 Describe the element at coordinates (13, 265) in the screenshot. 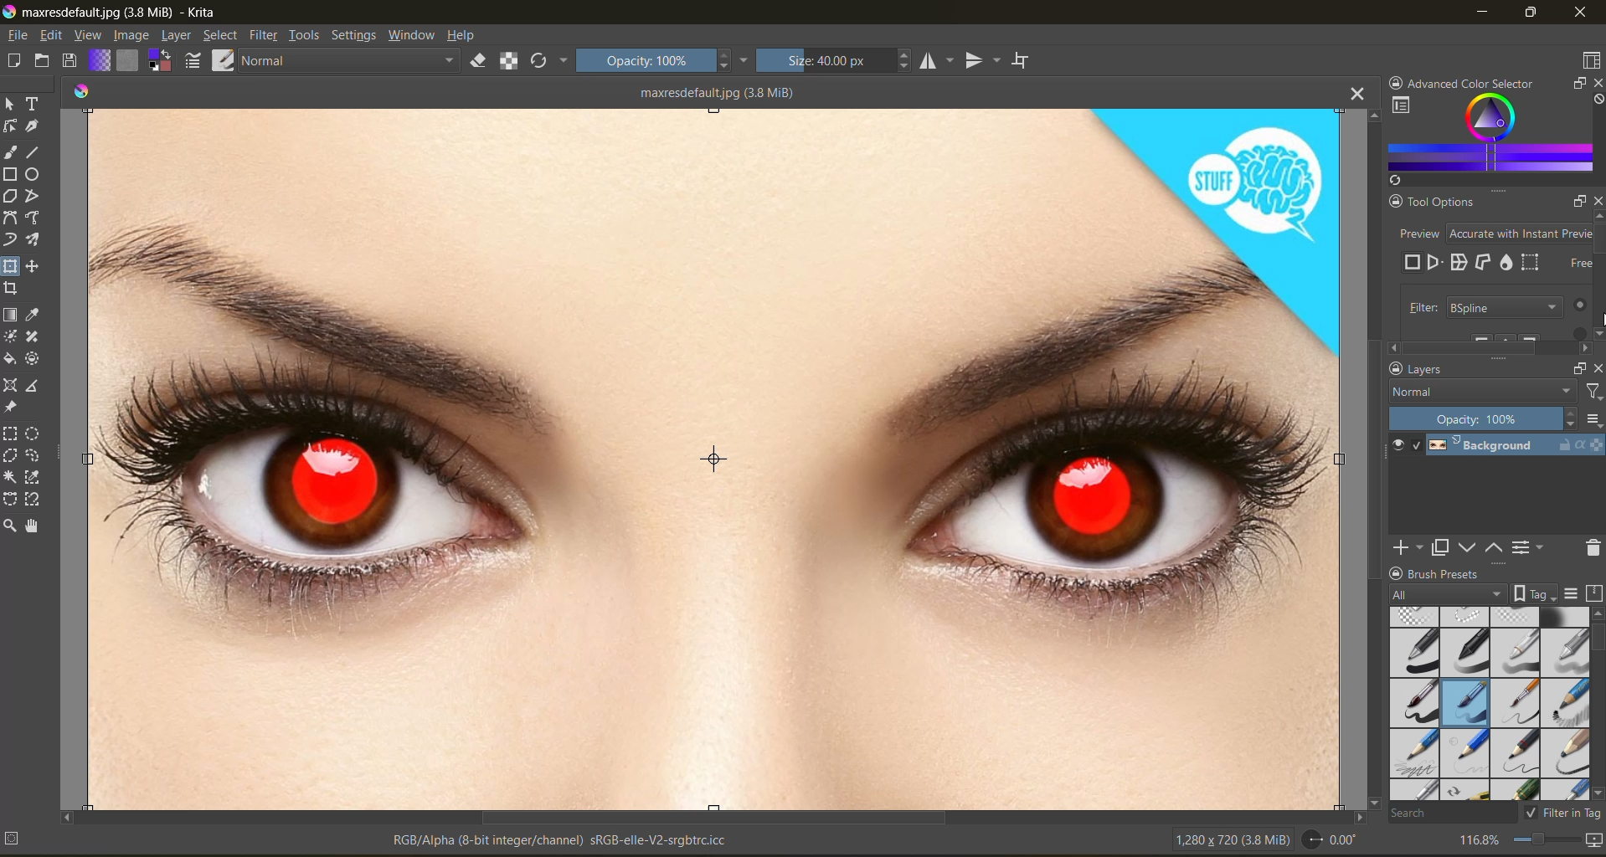

I see `tool` at that location.